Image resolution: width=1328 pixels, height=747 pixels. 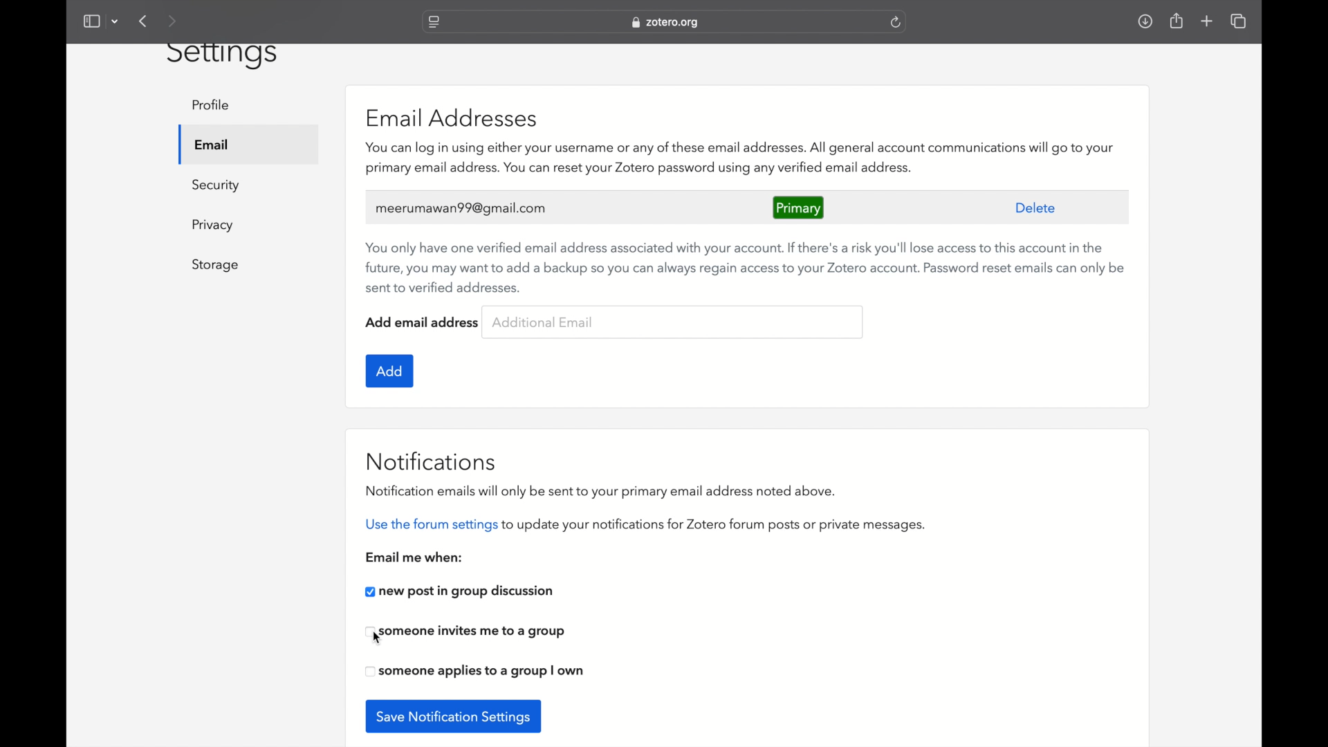 What do you see at coordinates (642, 524) in the screenshot?
I see `use the forum settings to update your notifications for zotero forum posts or private messages` at bounding box center [642, 524].